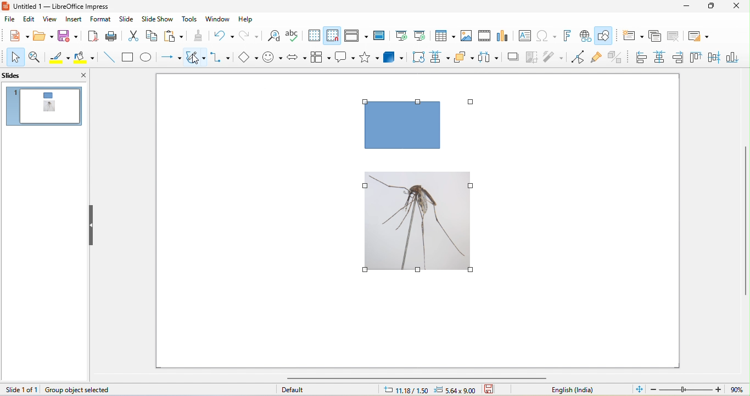  Describe the element at coordinates (696, 59) in the screenshot. I see `top` at that location.